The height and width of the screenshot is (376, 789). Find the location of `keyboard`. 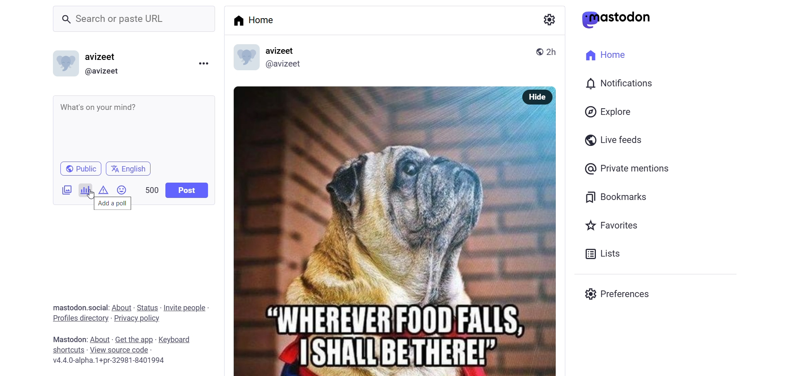

keyboard is located at coordinates (178, 340).